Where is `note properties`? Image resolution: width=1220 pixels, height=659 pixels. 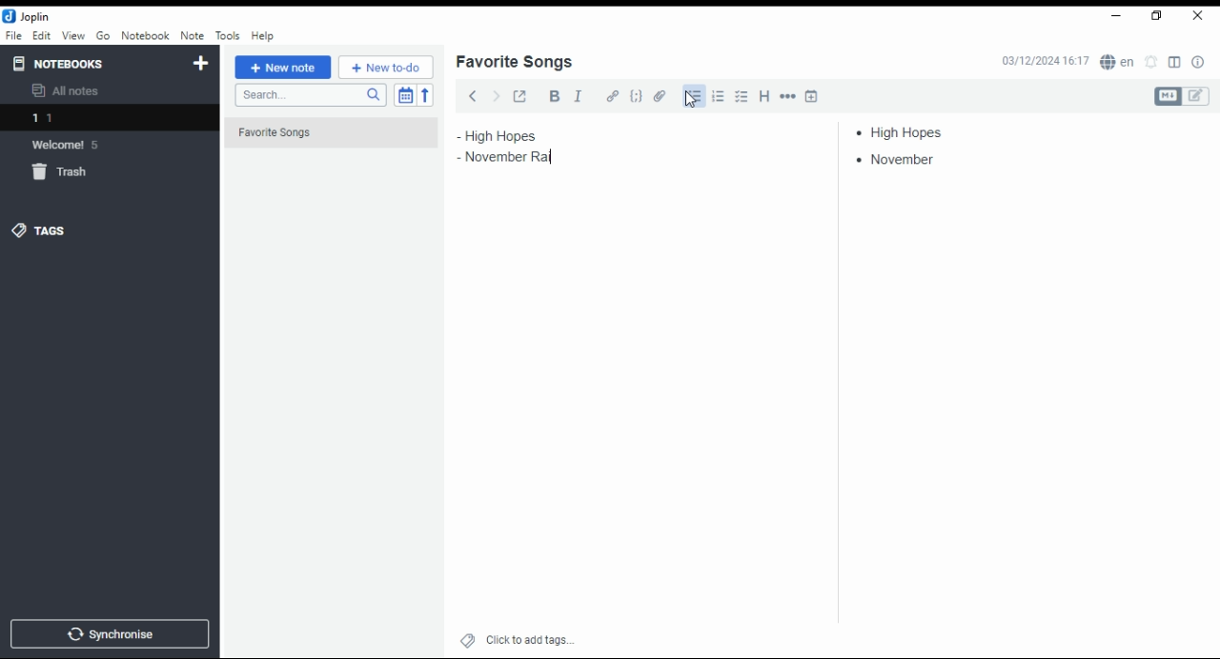 note properties is located at coordinates (1199, 63).